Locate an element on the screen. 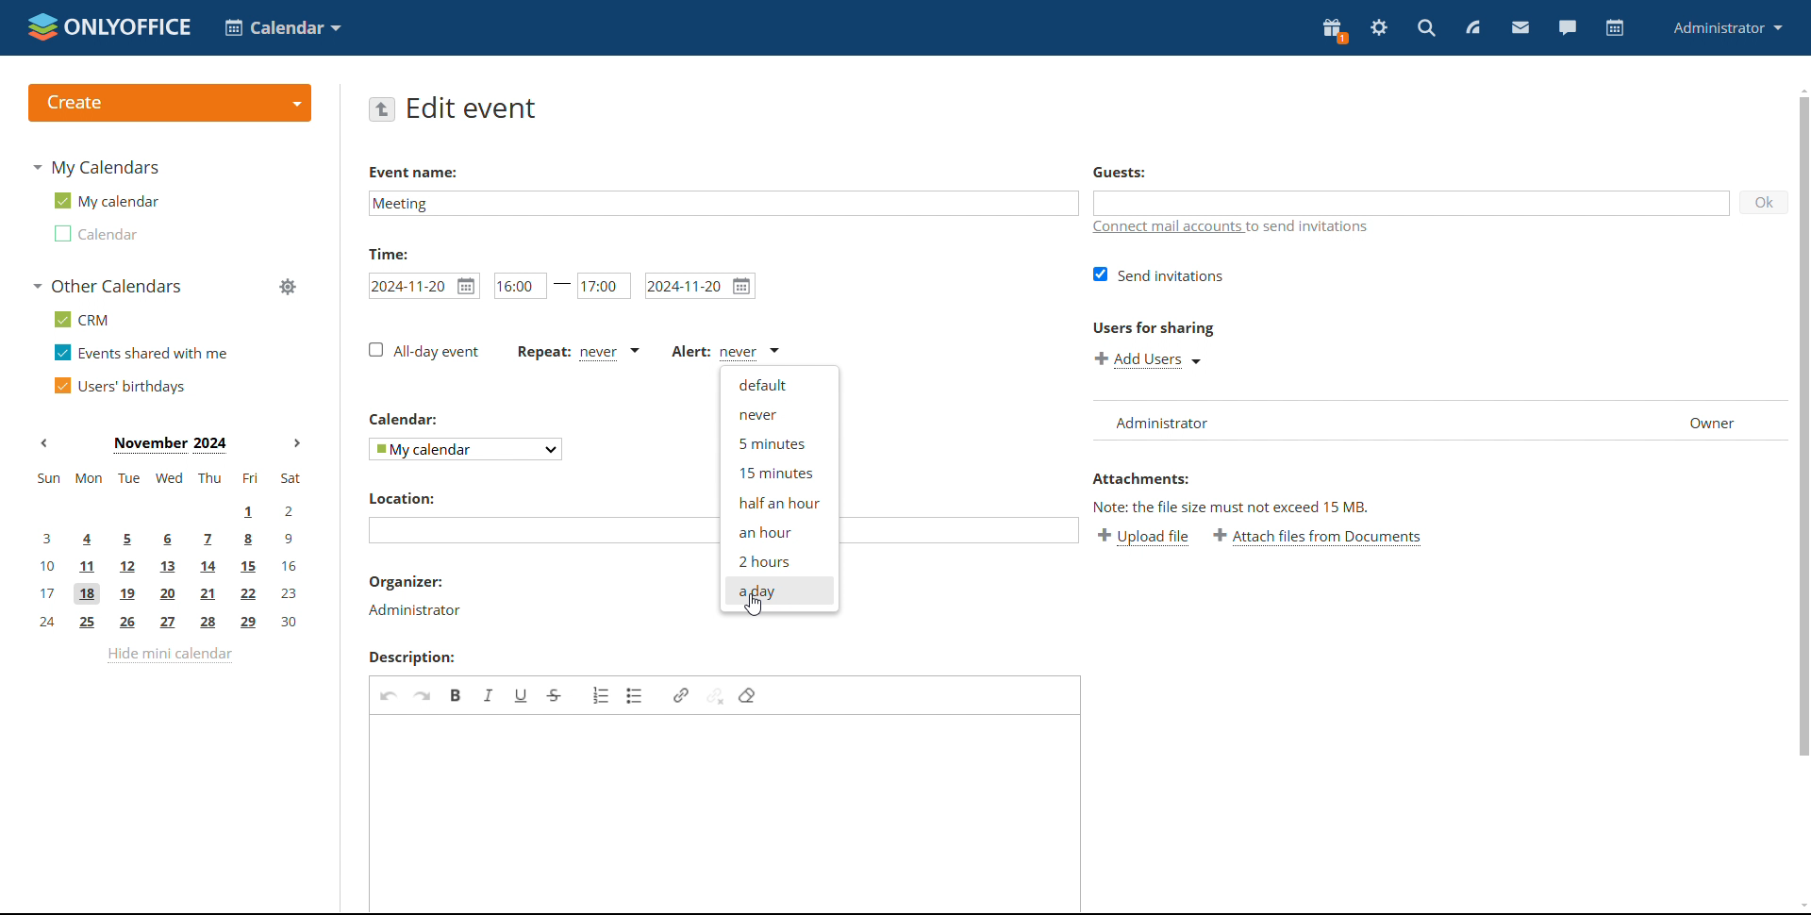 This screenshot has width=1811, height=915. go back is located at coordinates (381, 109).